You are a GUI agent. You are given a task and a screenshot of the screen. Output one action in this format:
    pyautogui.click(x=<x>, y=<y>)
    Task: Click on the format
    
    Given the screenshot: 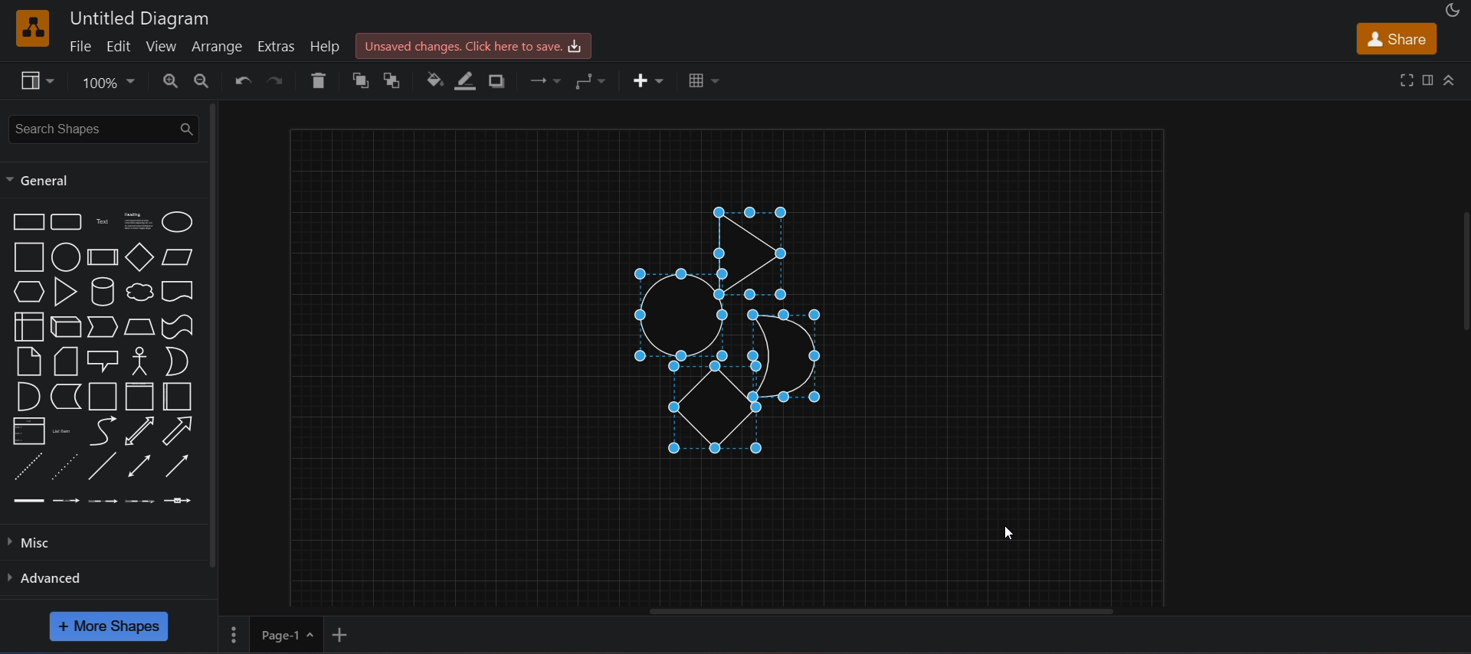 What is the action you would take?
    pyautogui.click(x=1428, y=80)
    